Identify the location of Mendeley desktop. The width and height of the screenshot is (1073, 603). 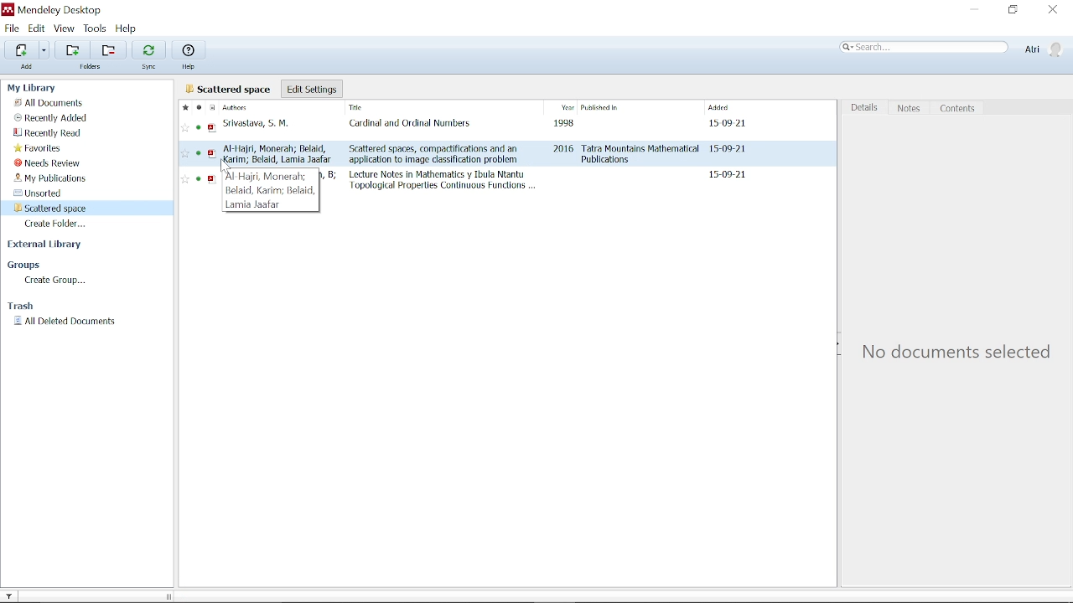
(51, 10).